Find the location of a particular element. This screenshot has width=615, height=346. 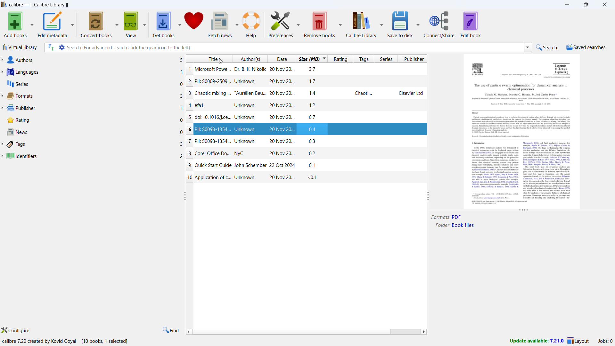

expand tags is located at coordinates (3, 144).